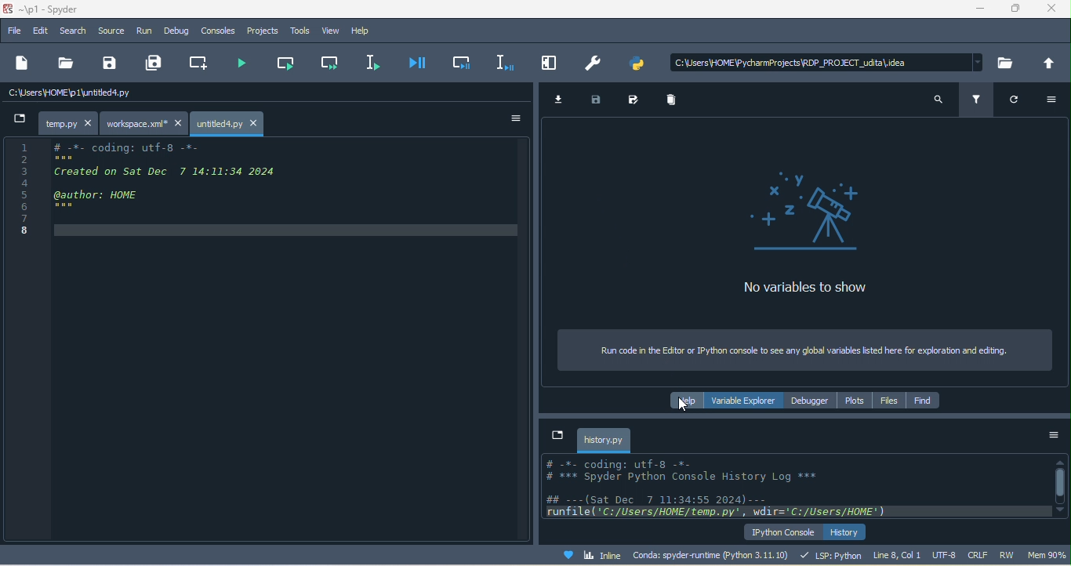 This screenshot has width=1071, height=566. Describe the element at coordinates (811, 402) in the screenshot. I see `debugger` at that location.